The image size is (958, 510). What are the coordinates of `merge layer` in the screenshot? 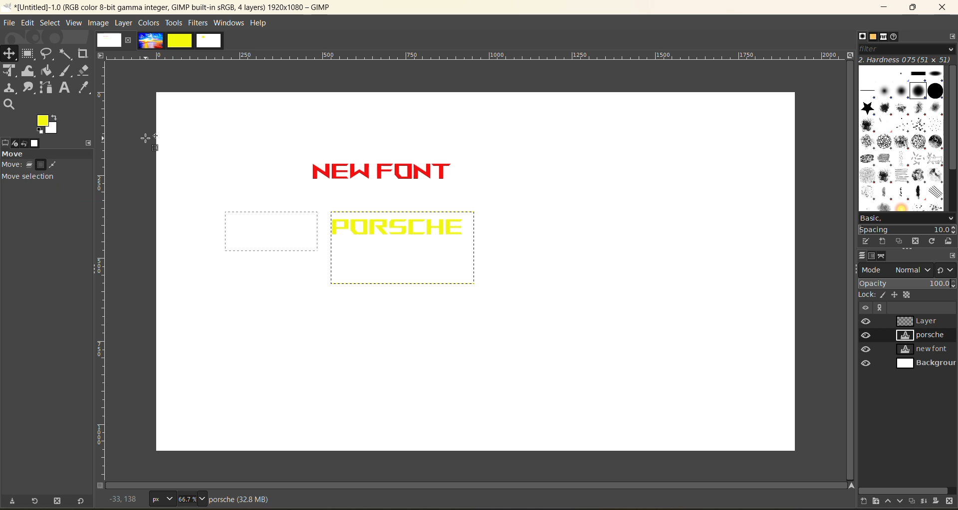 It's located at (926, 501).